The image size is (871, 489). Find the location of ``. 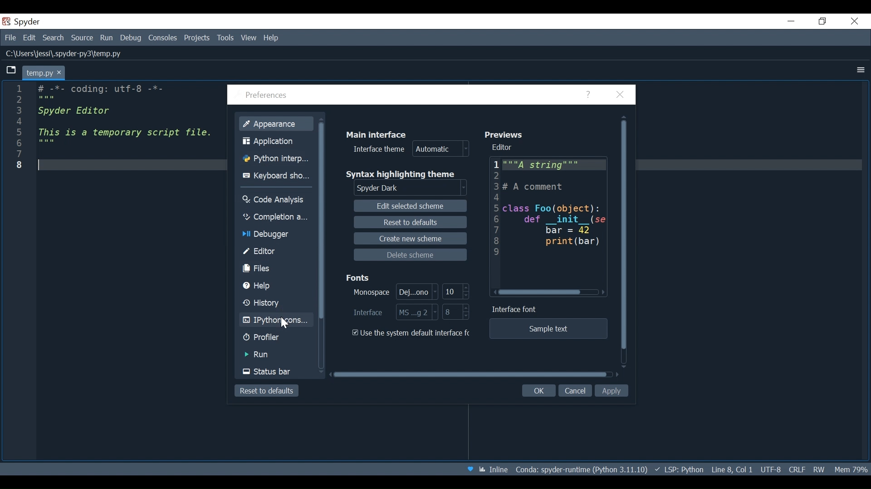

 is located at coordinates (822, 22).